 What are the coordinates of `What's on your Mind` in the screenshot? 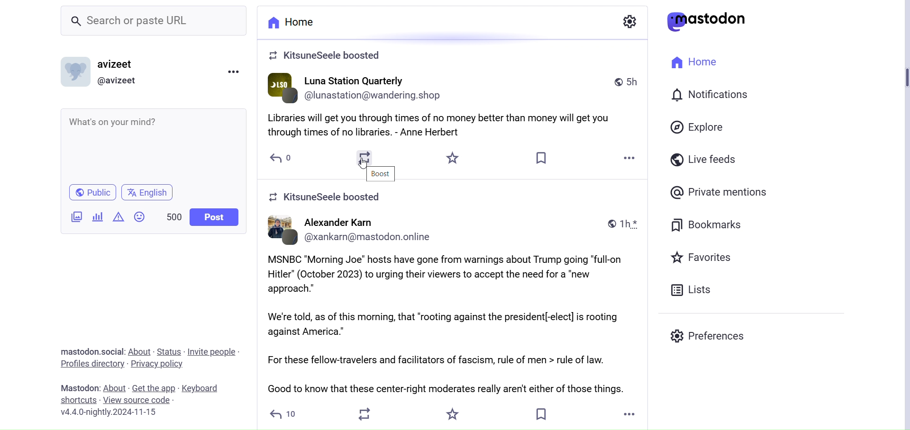 It's located at (156, 145).